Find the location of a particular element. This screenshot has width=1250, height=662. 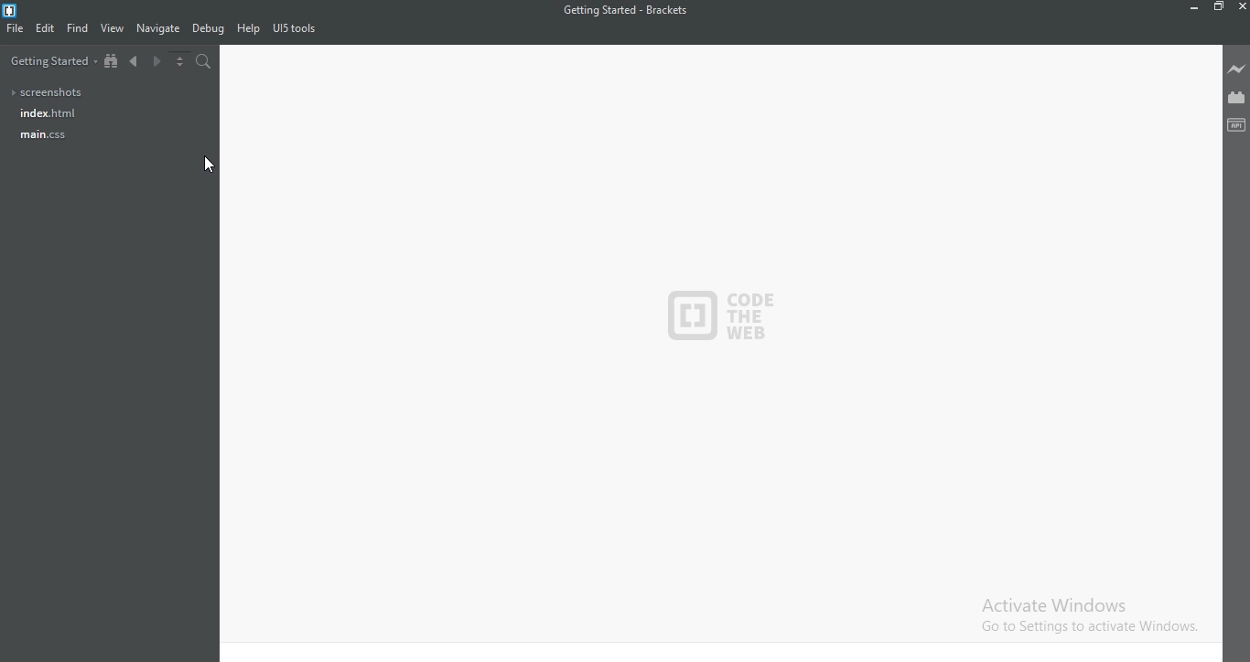

main.css is located at coordinates (43, 137).